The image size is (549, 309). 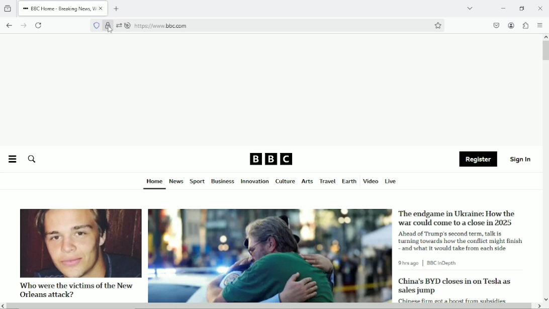 What do you see at coordinates (102, 8) in the screenshot?
I see `close` at bounding box center [102, 8].